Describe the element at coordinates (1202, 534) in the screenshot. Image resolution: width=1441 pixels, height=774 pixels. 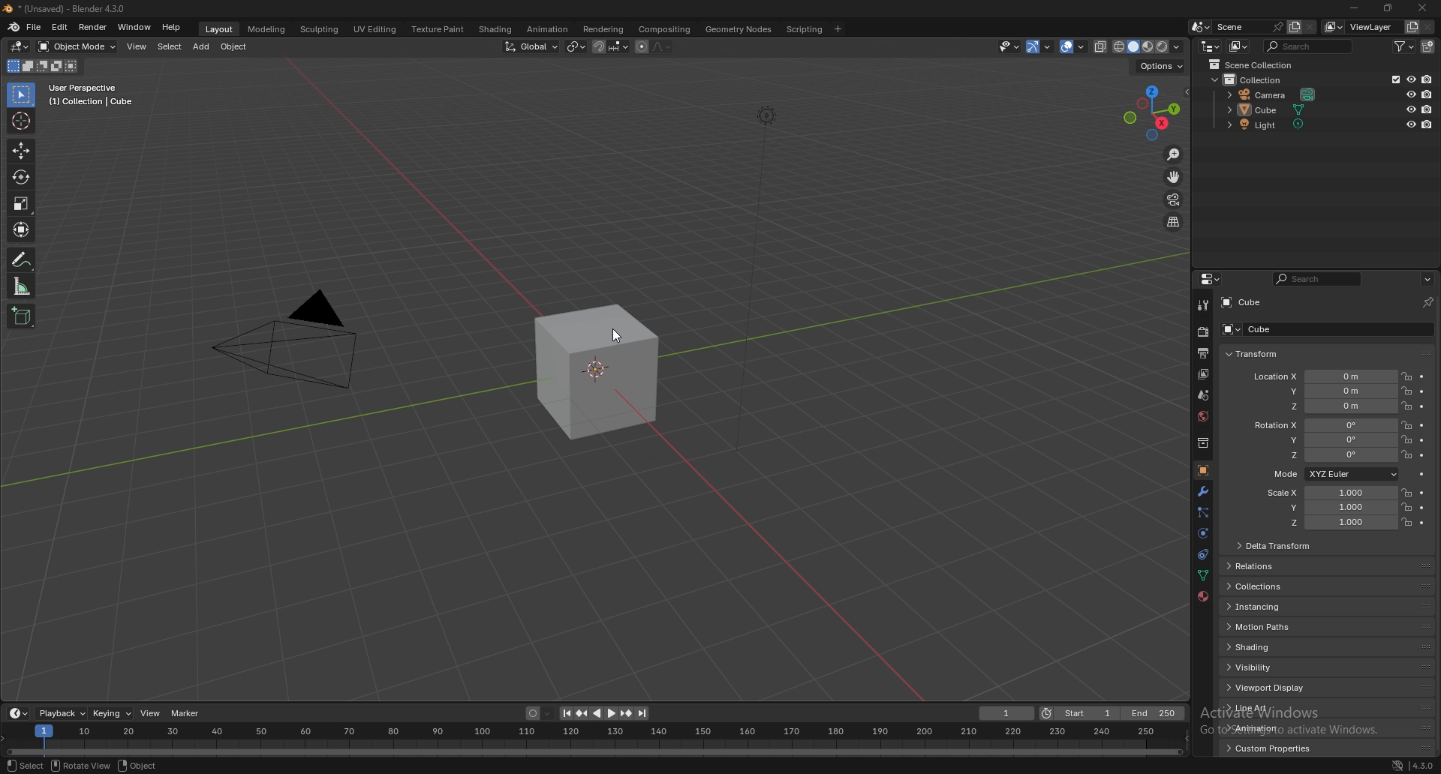
I see `physics` at that location.